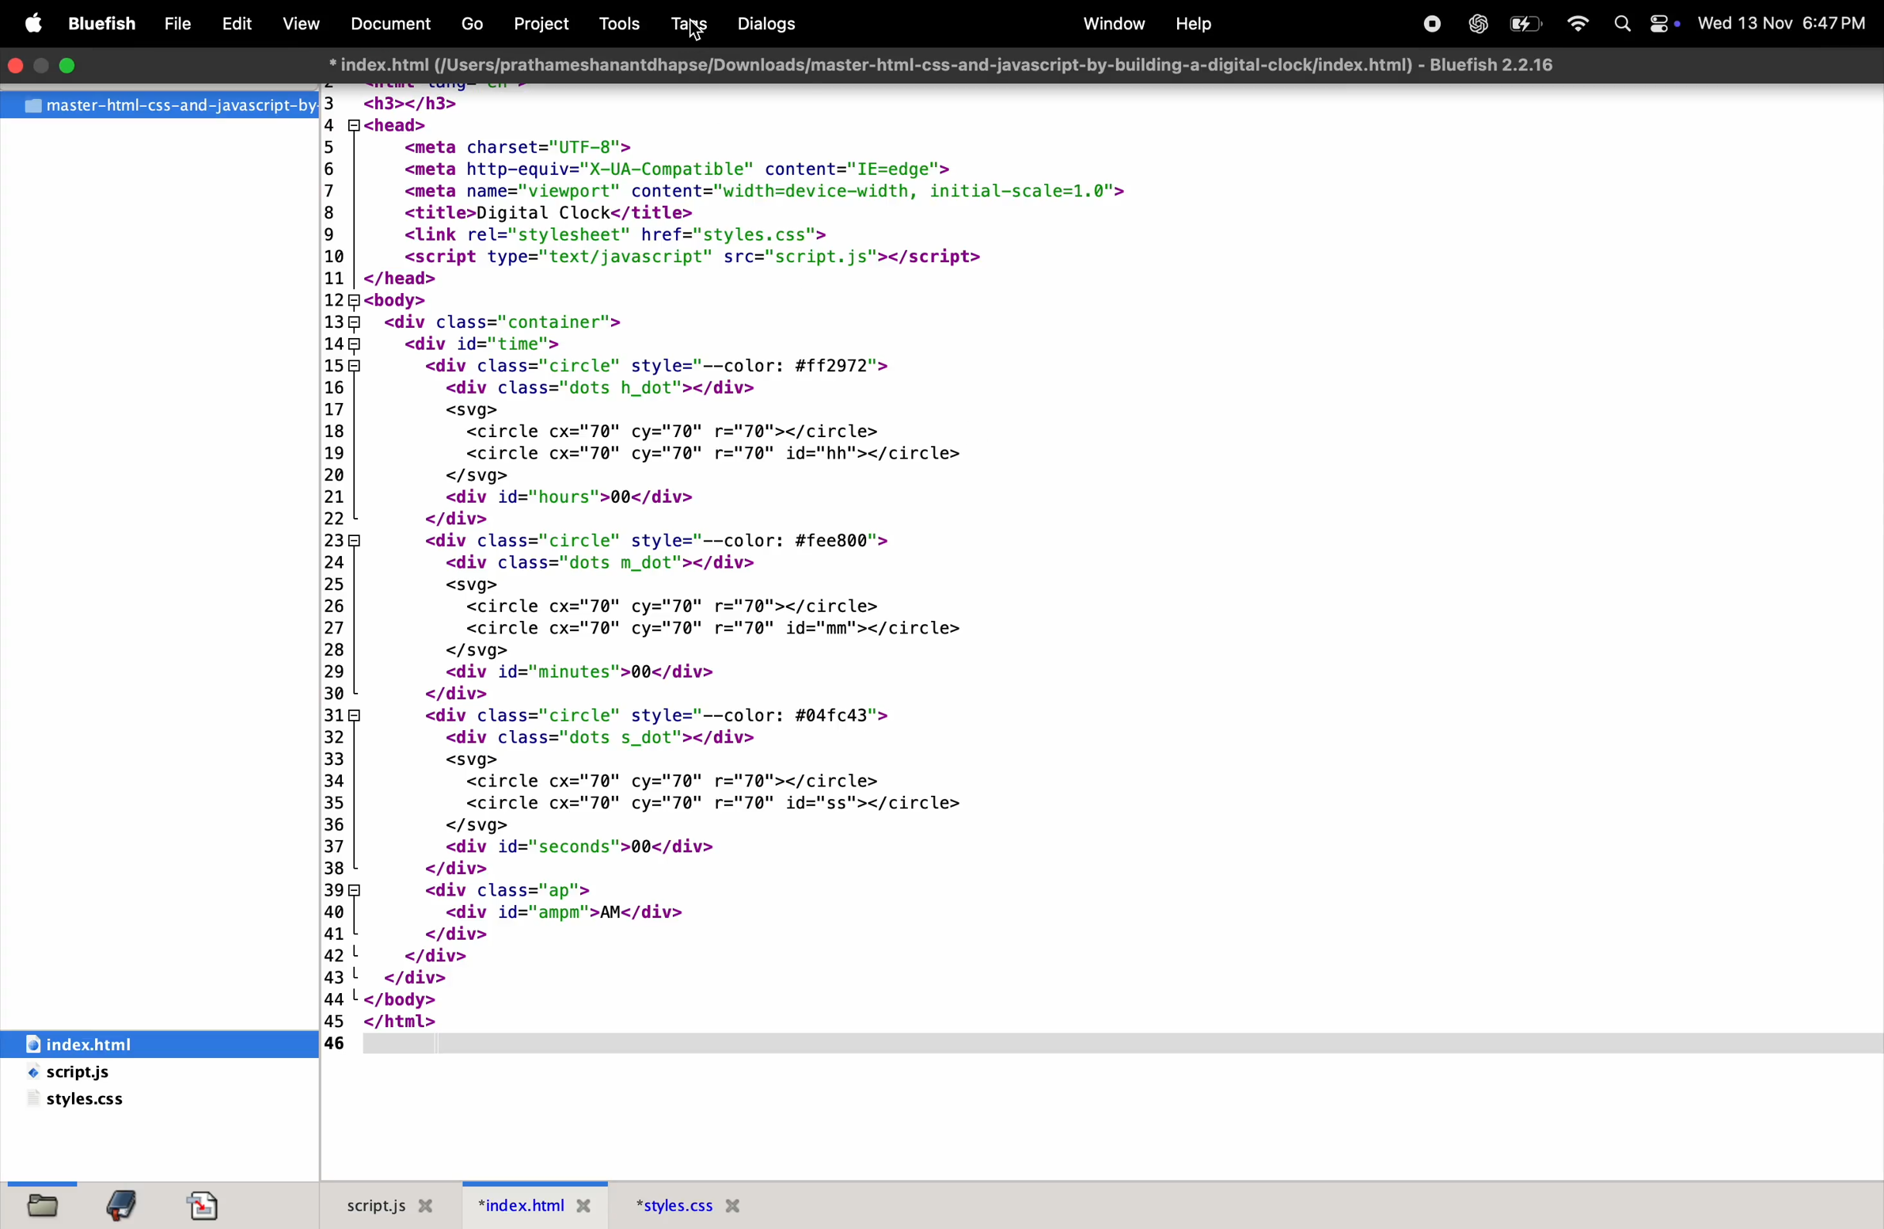 This screenshot has width=1884, height=1229. What do you see at coordinates (123, 1043) in the screenshot?
I see `index.html` at bounding box center [123, 1043].